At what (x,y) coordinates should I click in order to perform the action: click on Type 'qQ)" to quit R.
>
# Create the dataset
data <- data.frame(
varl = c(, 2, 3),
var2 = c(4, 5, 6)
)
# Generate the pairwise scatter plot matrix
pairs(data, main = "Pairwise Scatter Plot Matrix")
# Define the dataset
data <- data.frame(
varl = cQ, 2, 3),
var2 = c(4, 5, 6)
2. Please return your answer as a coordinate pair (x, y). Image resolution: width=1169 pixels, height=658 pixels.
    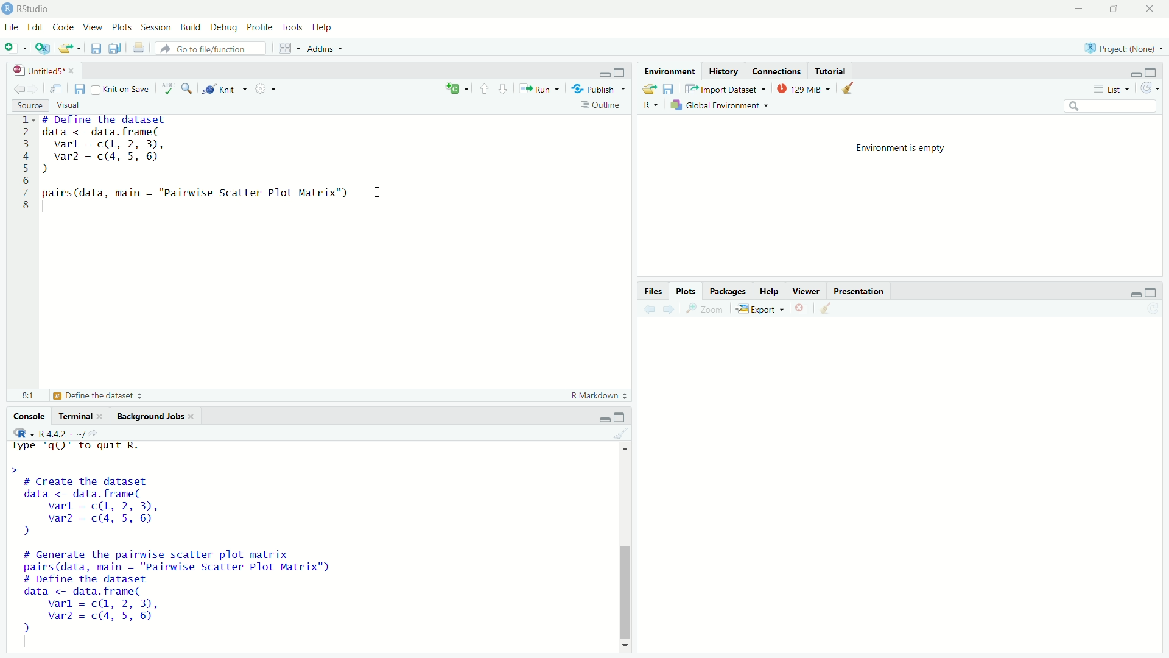
    Looking at the image, I should click on (212, 542).